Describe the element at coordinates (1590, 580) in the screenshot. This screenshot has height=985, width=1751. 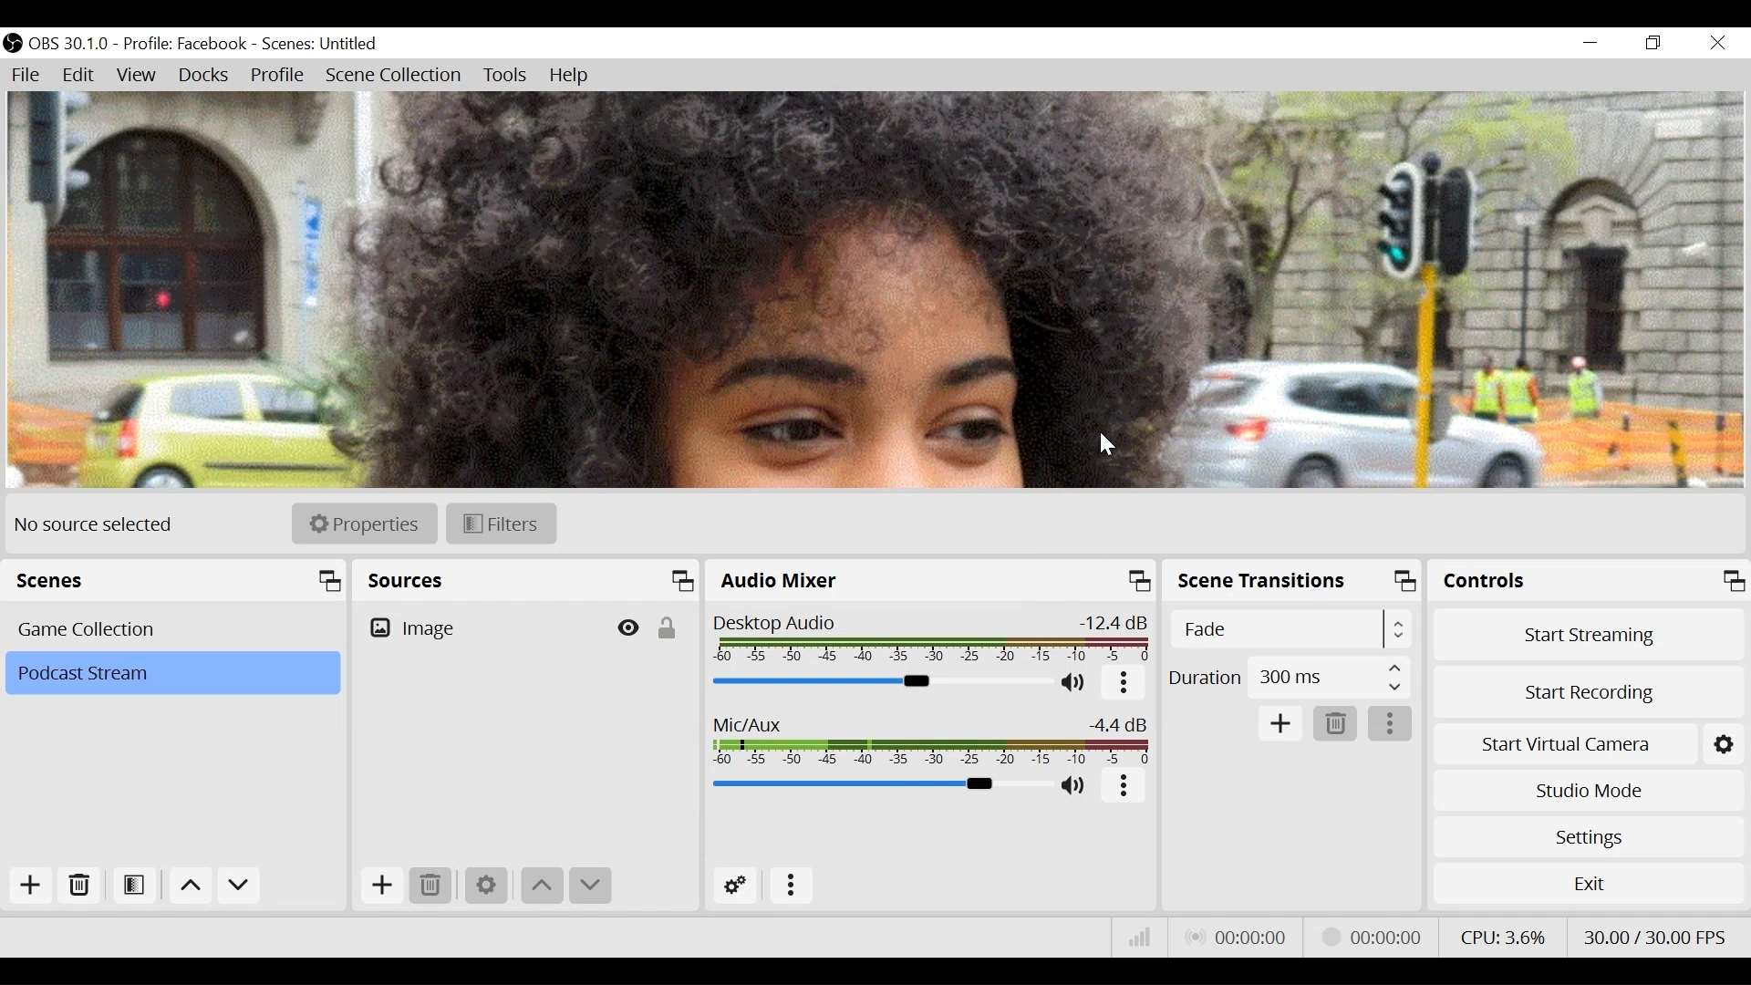
I see `Controls` at that location.